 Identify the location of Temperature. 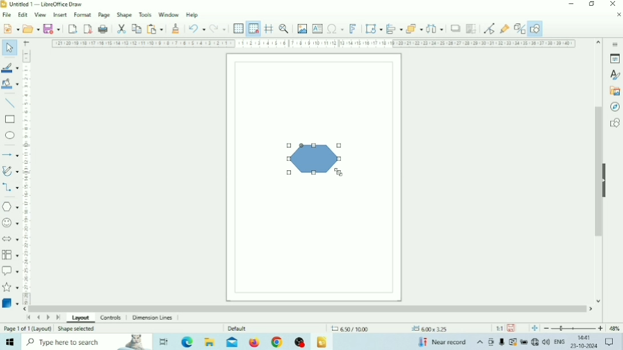
(442, 341).